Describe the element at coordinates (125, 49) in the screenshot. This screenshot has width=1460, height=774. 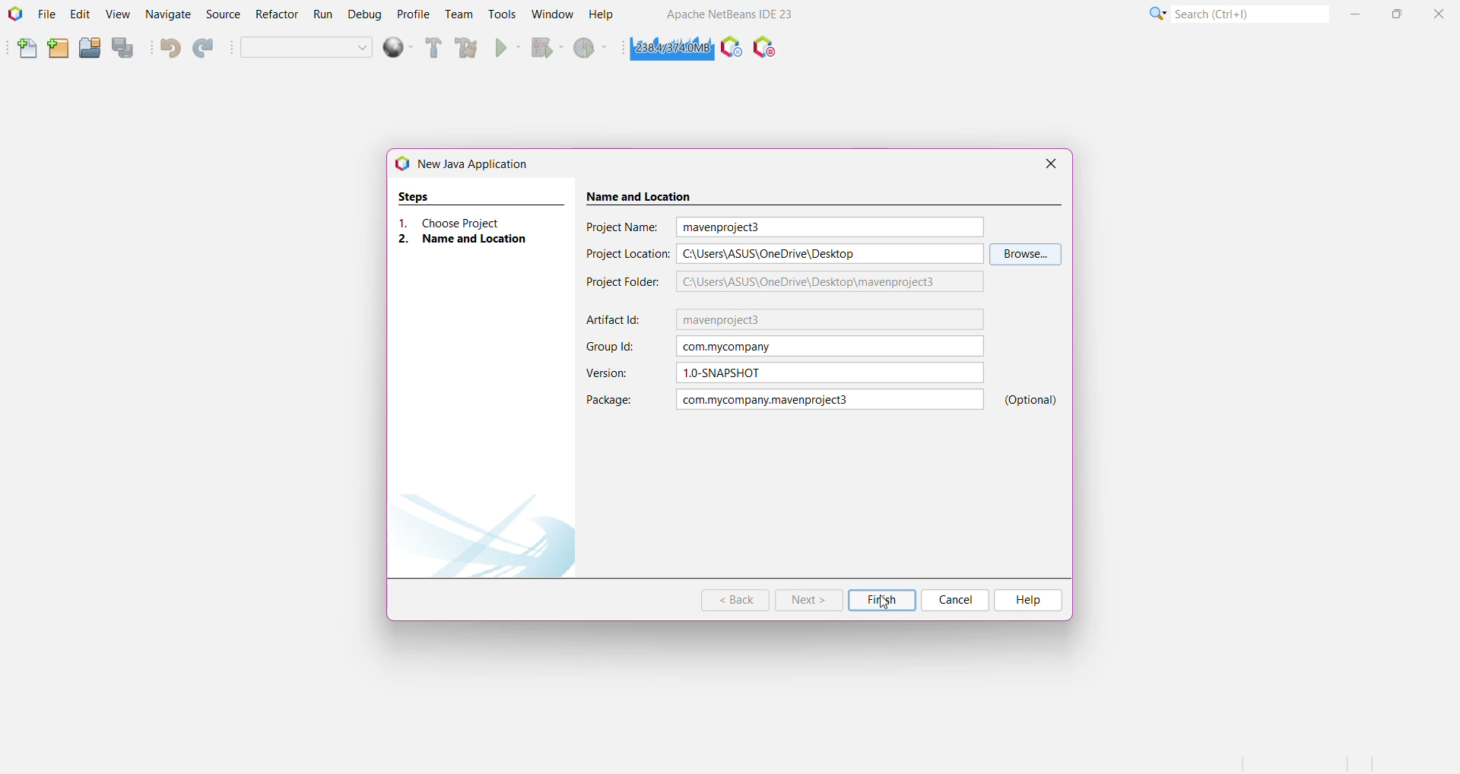
I see `Save All` at that location.